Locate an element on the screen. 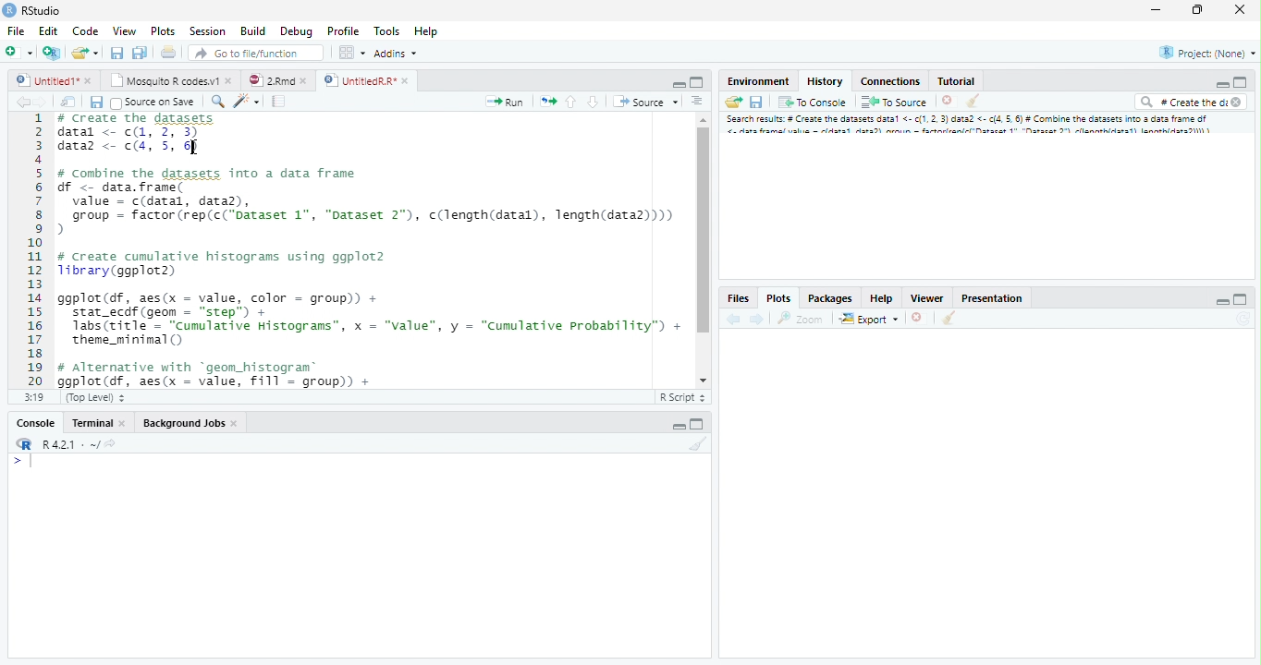 This screenshot has width=1261, height=665. Help is located at coordinates (881, 297).